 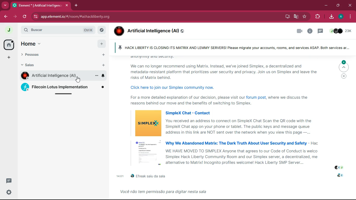 What do you see at coordinates (78, 79) in the screenshot?
I see `cursor on artificial intelligence (AI)` at bounding box center [78, 79].